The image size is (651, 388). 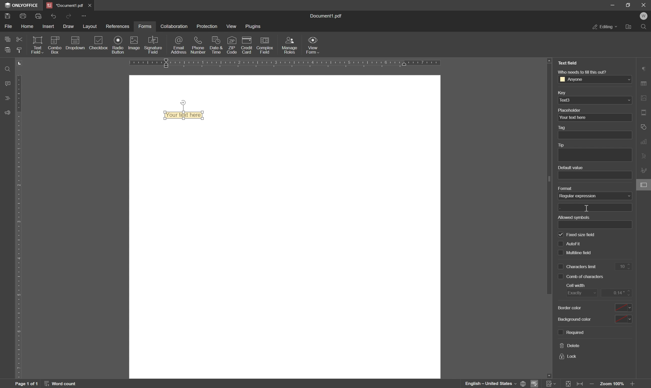 What do you see at coordinates (569, 168) in the screenshot?
I see `default value` at bounding box center [569, 168].